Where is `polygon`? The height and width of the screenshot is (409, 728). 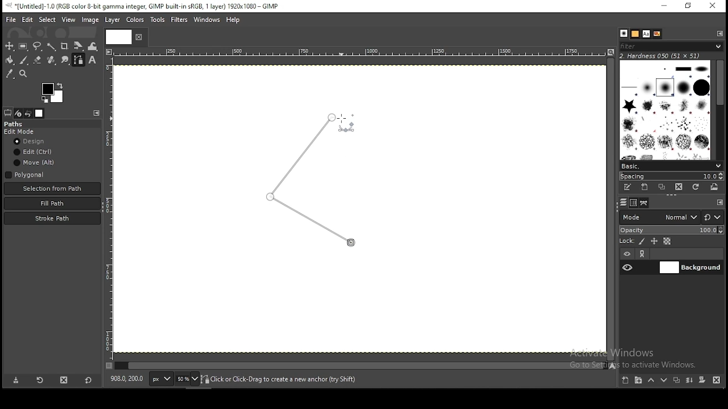 polygon is located at coordinates (26, 174).